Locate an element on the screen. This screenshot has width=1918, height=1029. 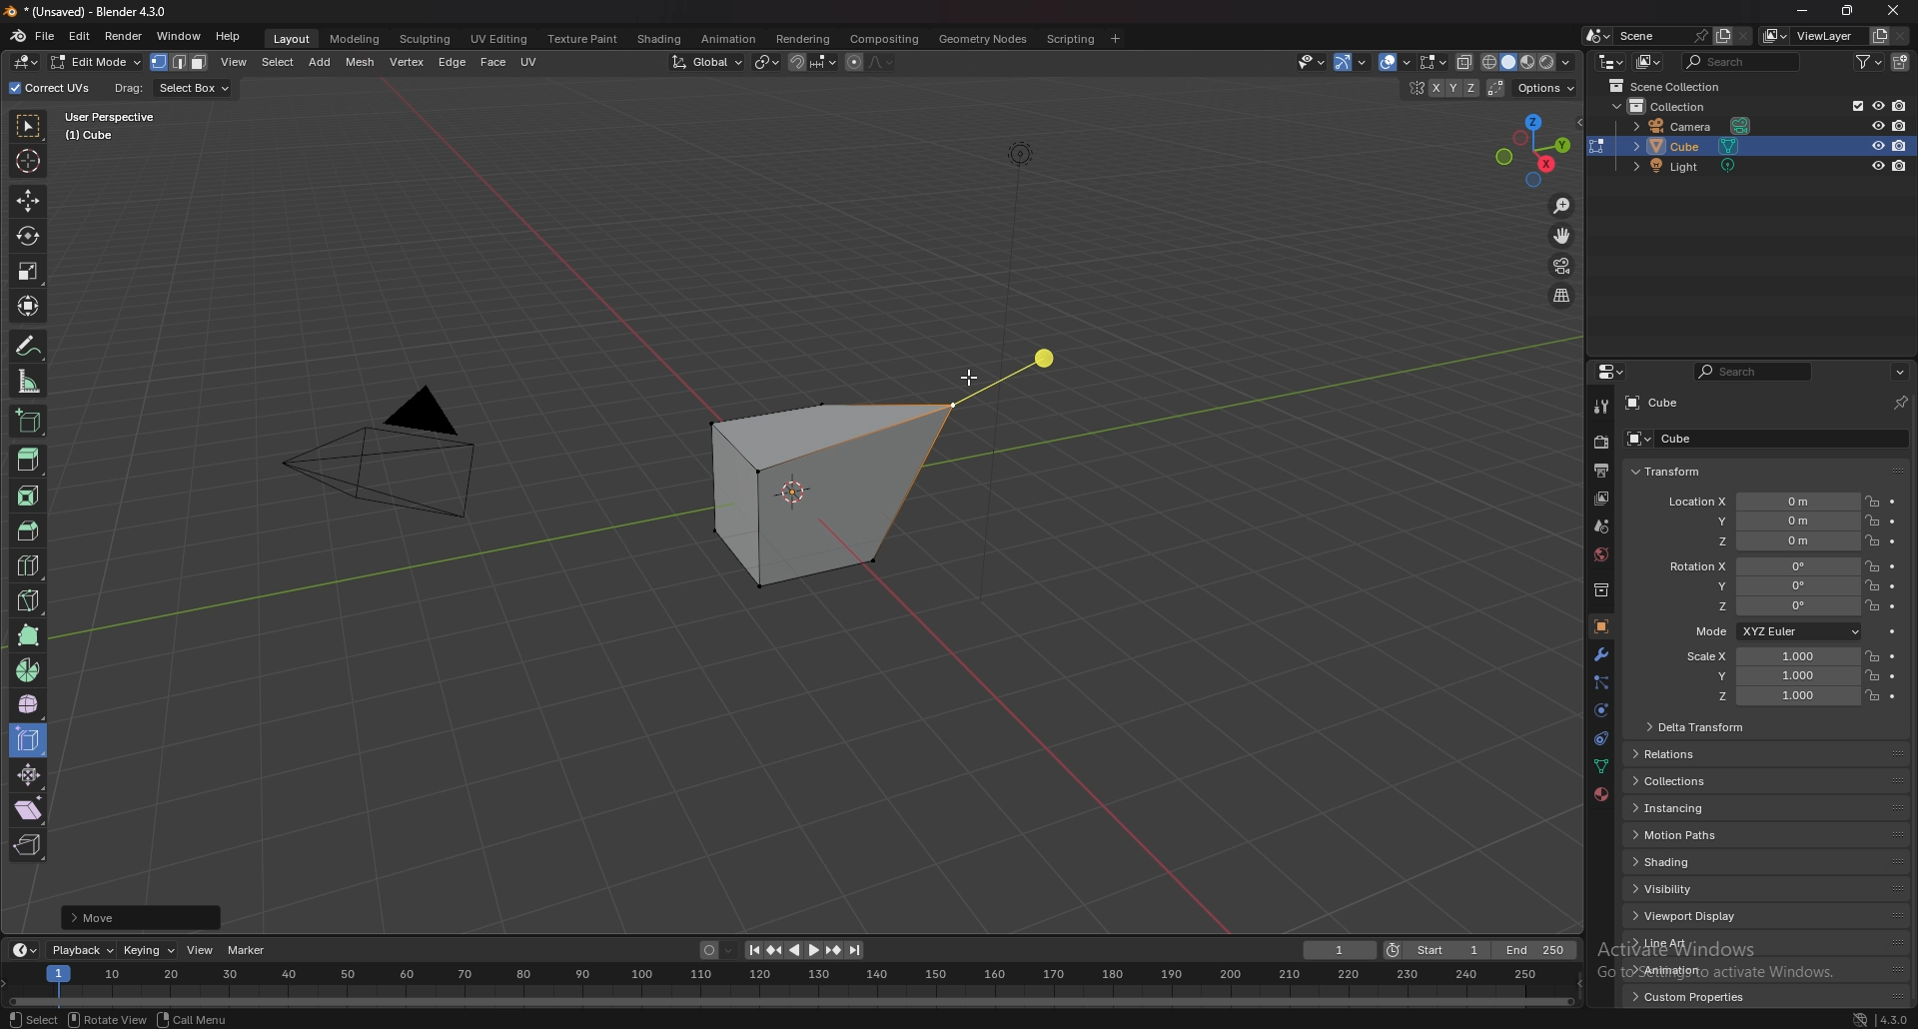
layout is located at coordinates (293, 39).